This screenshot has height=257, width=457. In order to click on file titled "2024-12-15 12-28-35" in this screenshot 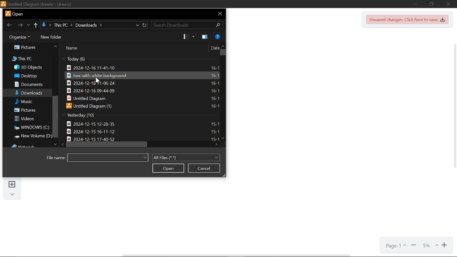, I will do `click(141, 124)`.